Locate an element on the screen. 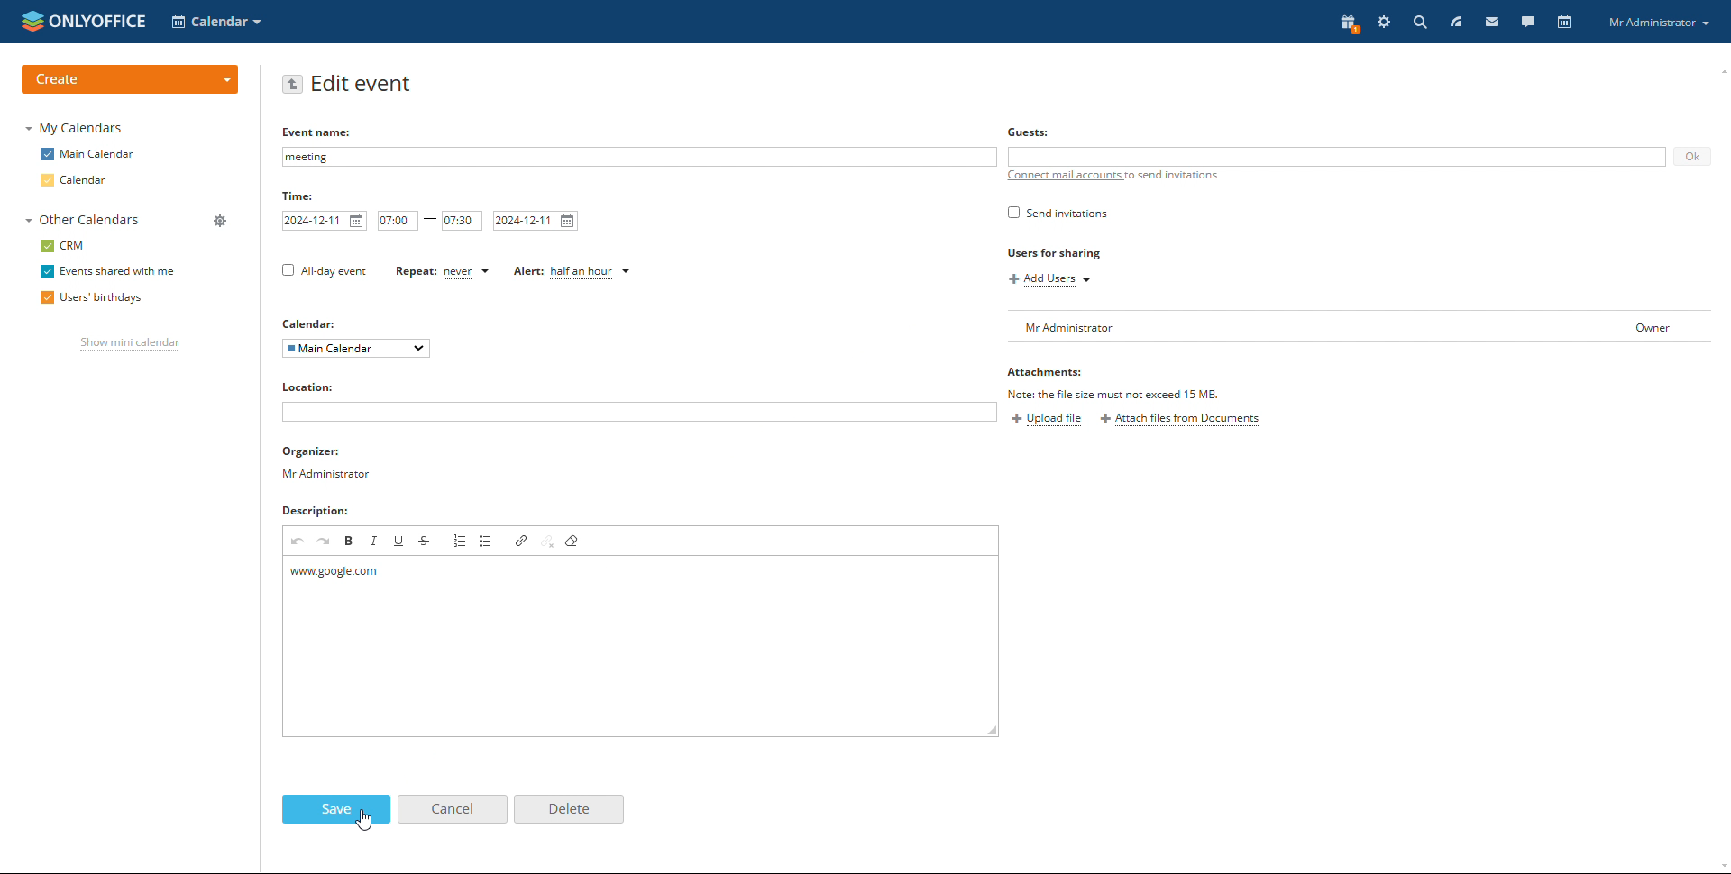 This screenshot has height=874, width=1731. feed is located at coordinates (1457, 22).